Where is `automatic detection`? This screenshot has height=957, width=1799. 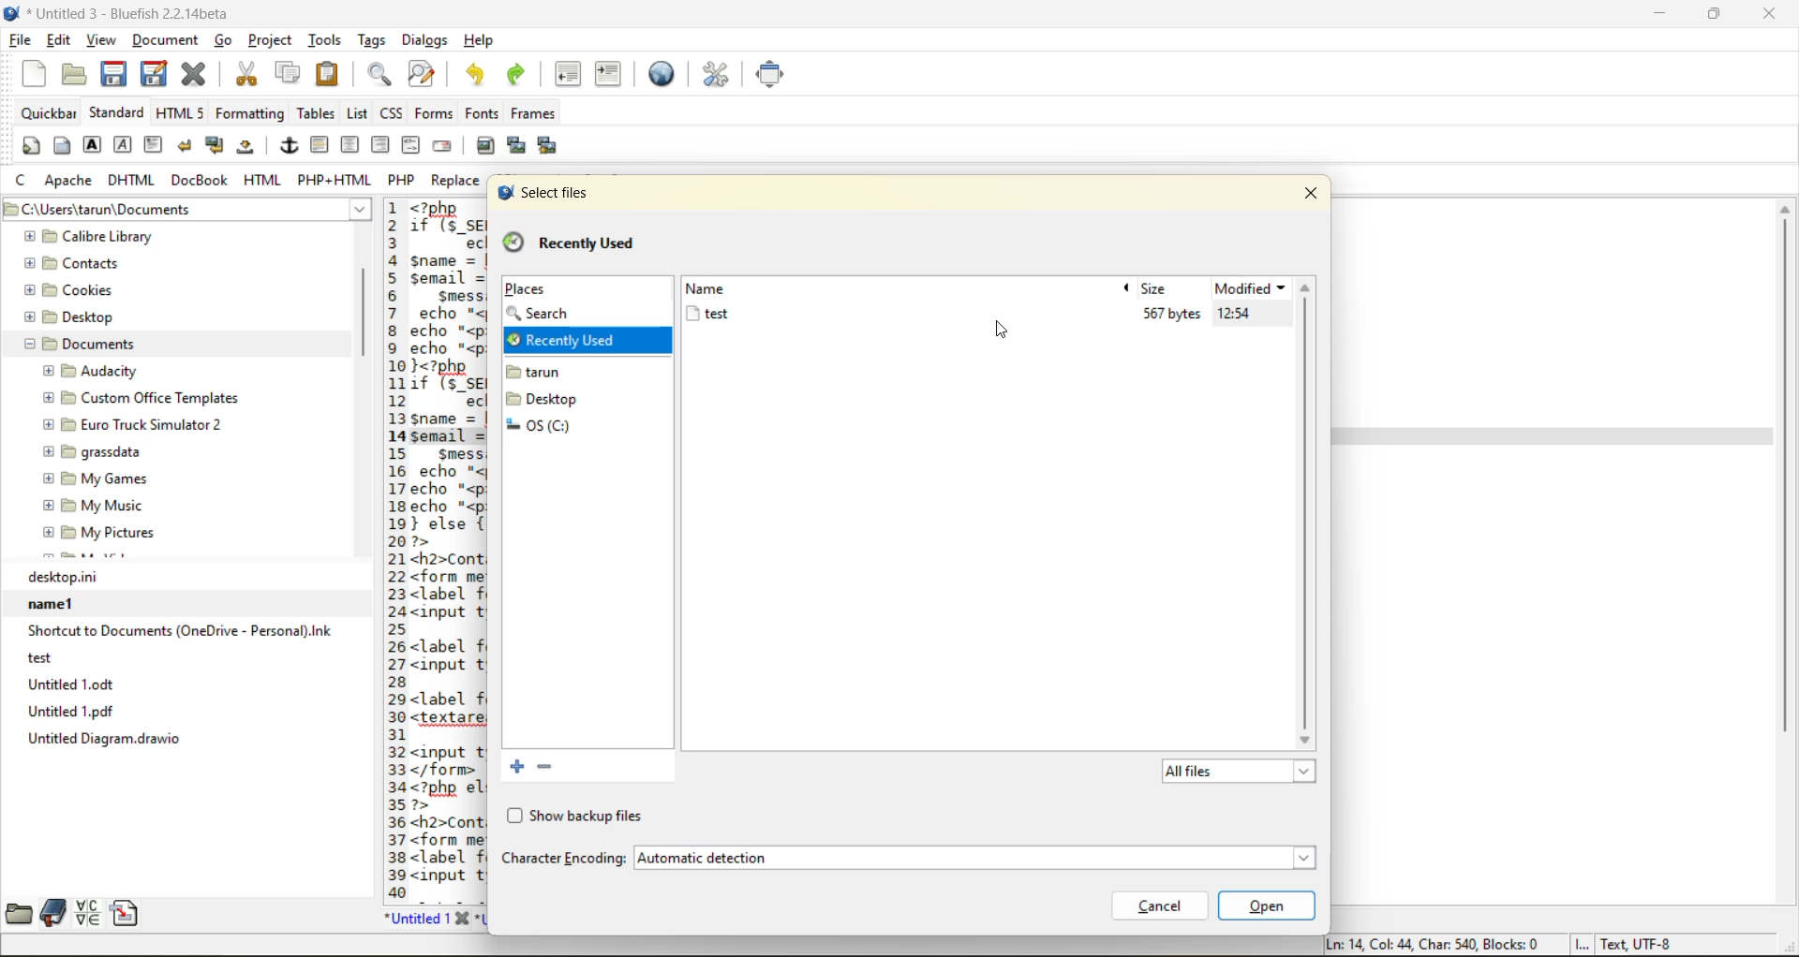
automatic detection is located at coordinates (970, 858).